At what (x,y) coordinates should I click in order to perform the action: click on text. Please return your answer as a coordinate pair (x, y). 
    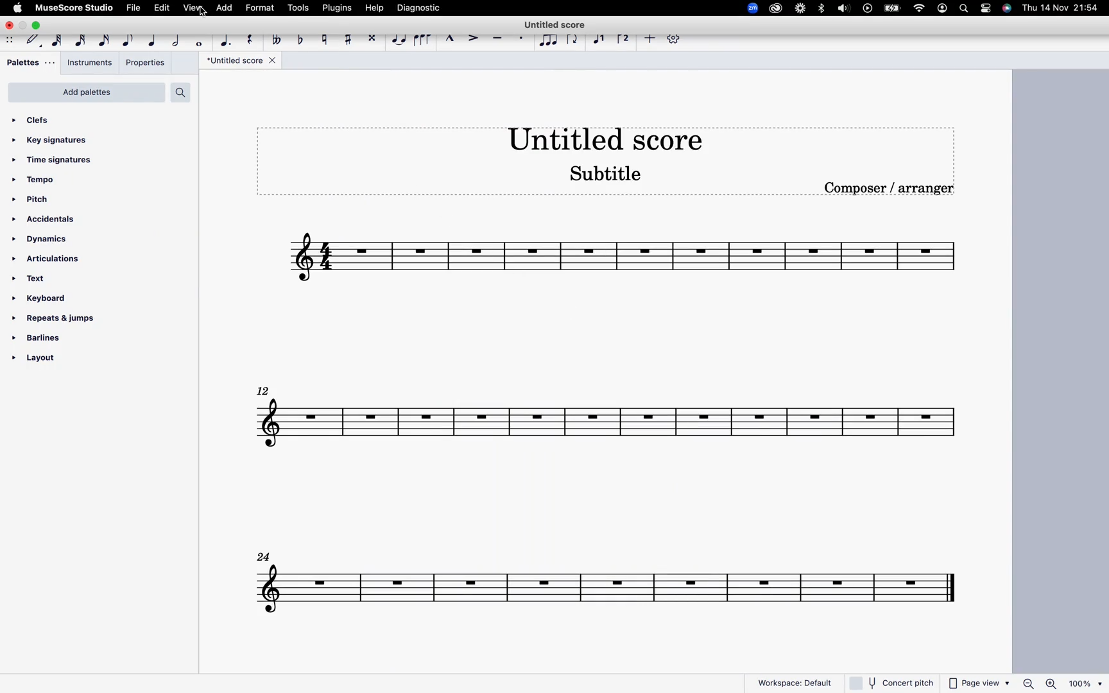
    Looking at the image, I should click on (37, 280).